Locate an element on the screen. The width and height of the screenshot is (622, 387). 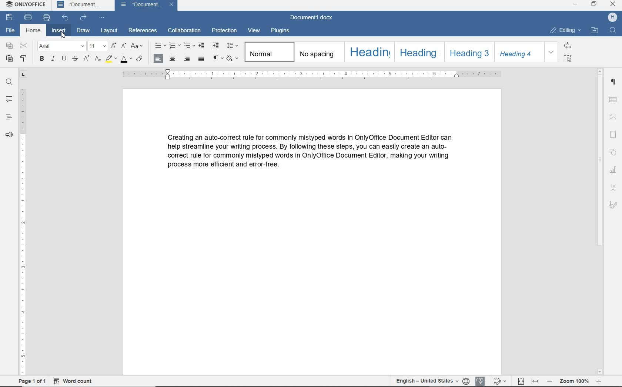
text language is located at coordinates (427, 381).